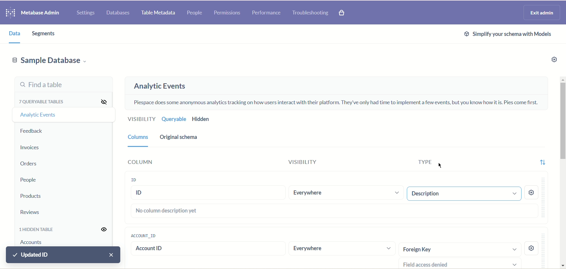  I want to click on Account ID, so click(205, 249).